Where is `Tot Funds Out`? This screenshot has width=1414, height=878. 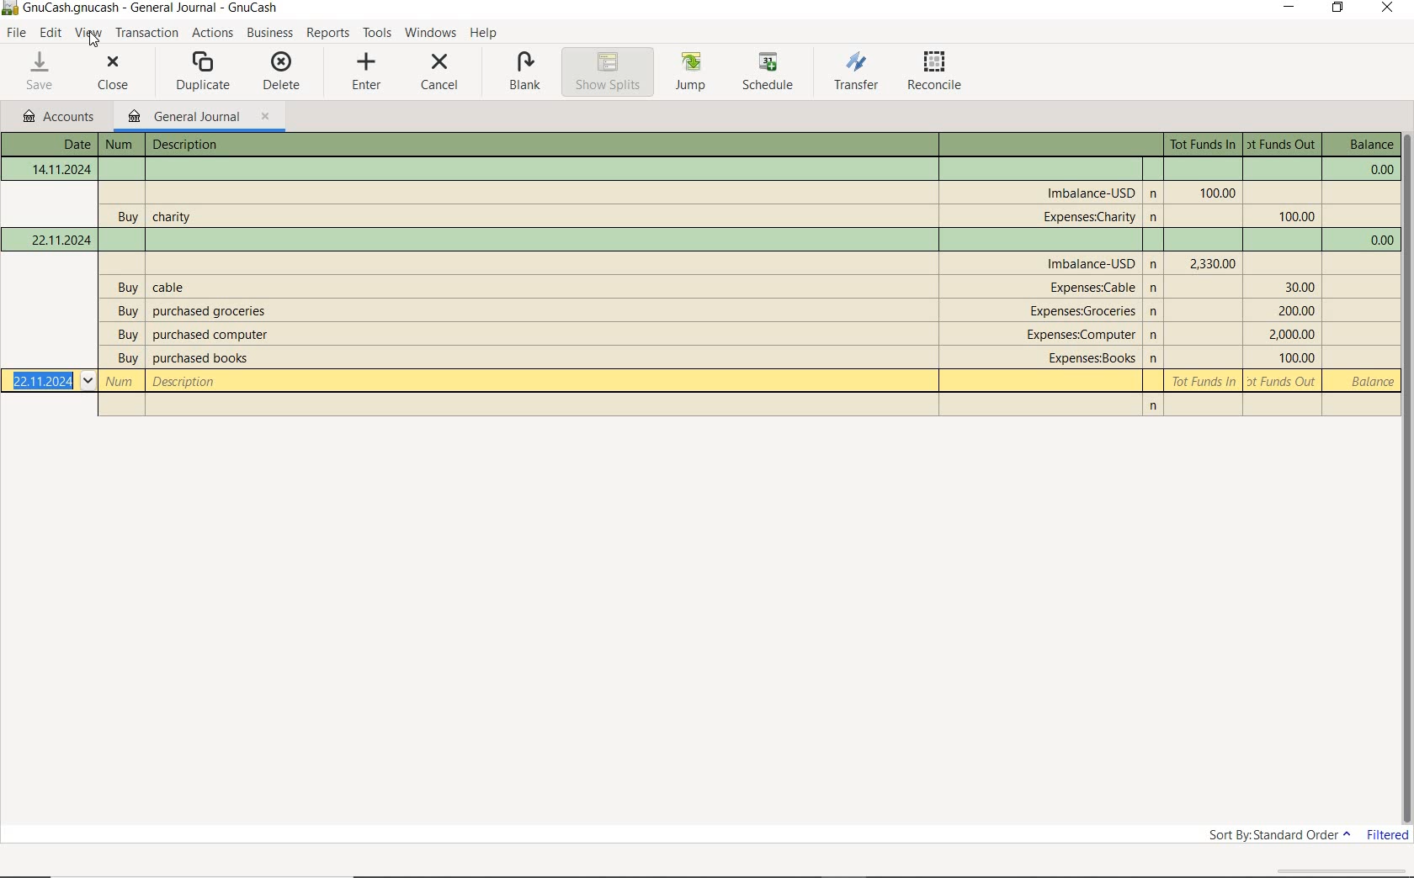
Tot Funds Out is located at coordinates (1284, 381).